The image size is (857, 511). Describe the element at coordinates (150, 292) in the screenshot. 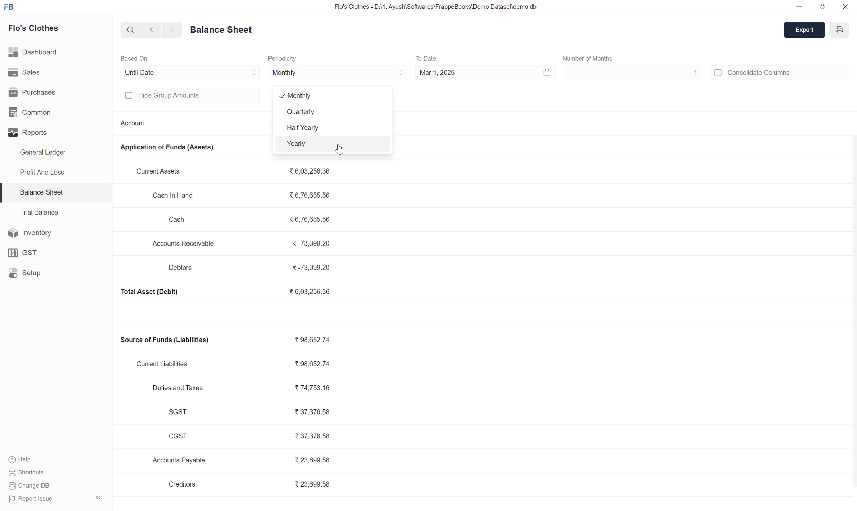

I see `Total Asset (Debit)` at that location.